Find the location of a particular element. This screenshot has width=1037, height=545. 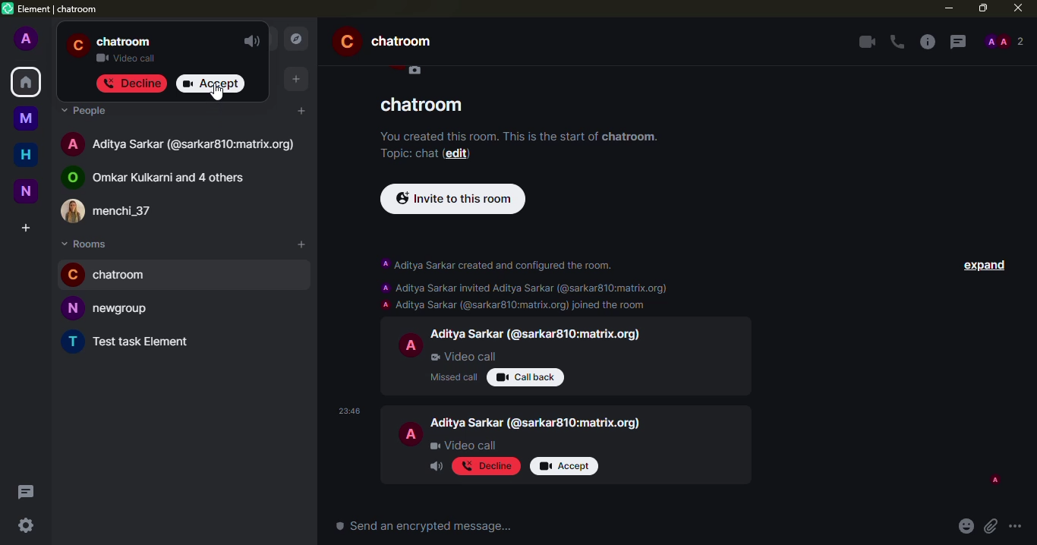

profile is located at coordinates (27, 39).